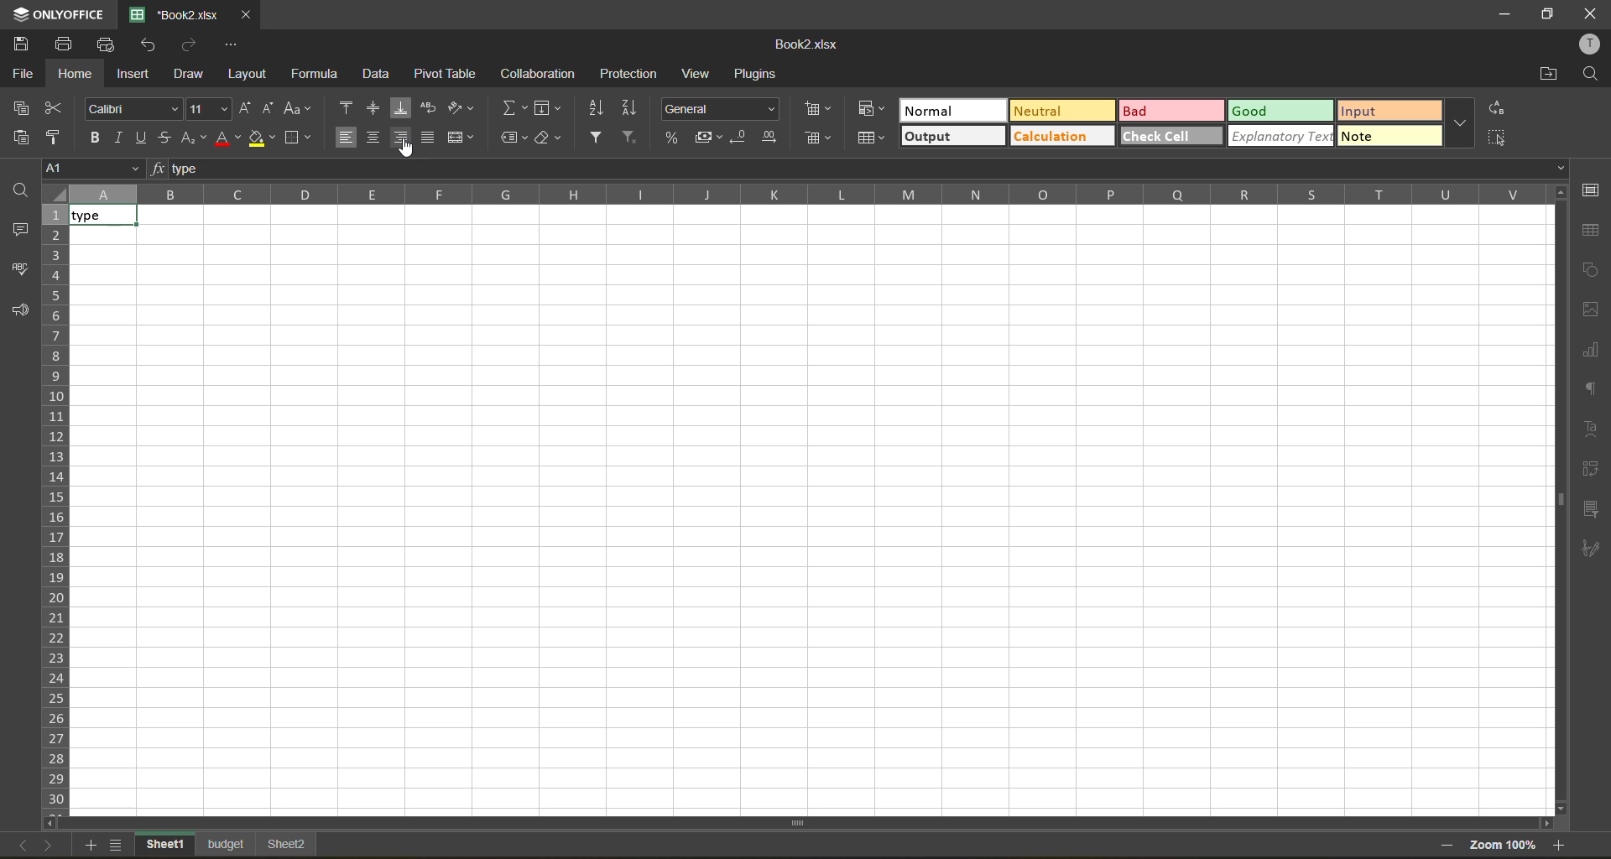 This screenshot has width=1611, height=859. I want to click on more options, so click(1458, 125).